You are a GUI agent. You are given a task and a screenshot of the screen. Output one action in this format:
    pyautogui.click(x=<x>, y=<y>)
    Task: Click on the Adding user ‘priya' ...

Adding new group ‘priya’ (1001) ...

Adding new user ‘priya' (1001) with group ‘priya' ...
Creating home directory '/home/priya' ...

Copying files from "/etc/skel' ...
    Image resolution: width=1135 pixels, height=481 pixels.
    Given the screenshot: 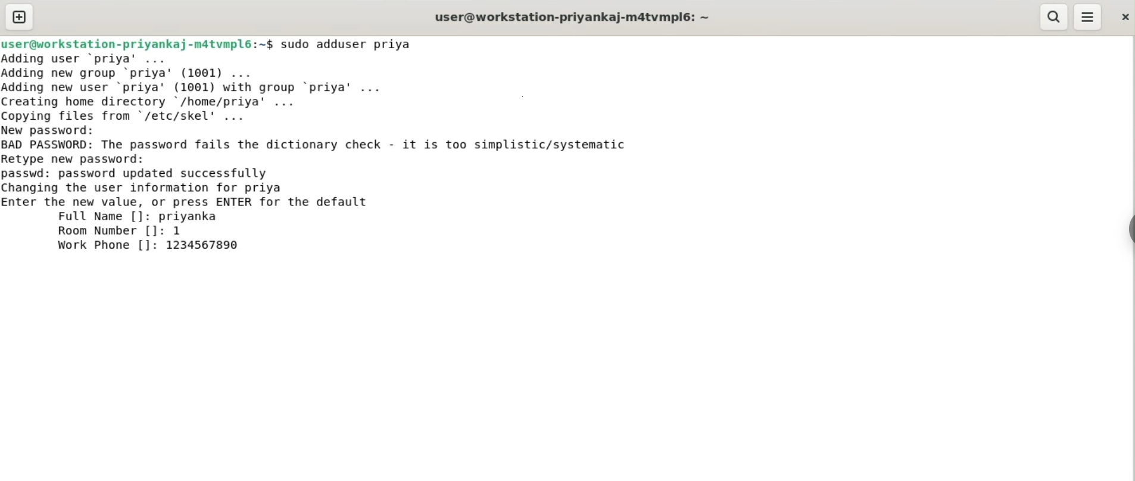 What is the action you would take?
    pyautogui.click(x=198, y=88)
    